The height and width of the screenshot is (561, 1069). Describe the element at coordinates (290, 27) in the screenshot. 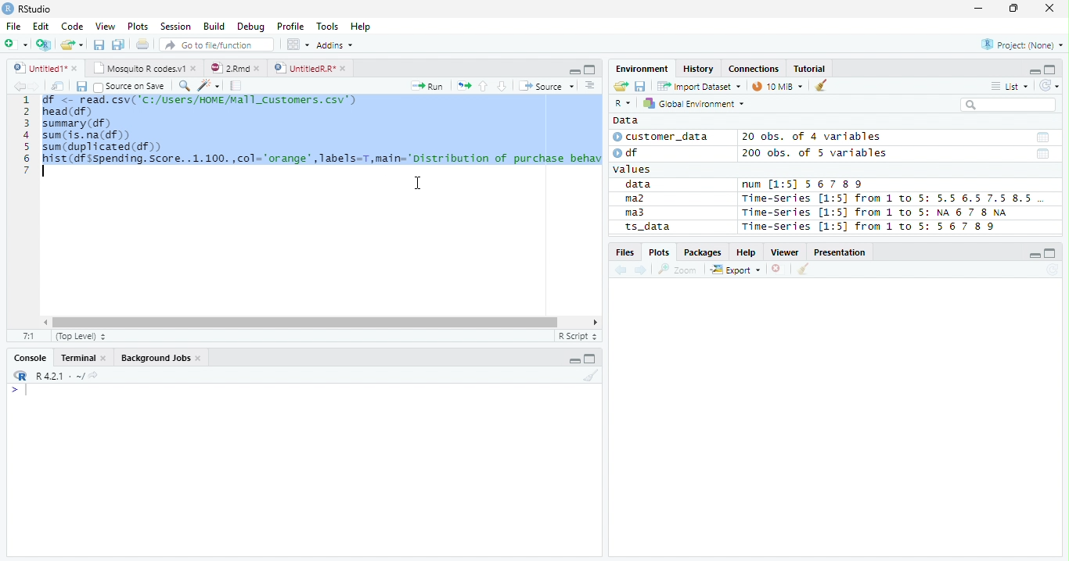

I see `Profile` at that location.